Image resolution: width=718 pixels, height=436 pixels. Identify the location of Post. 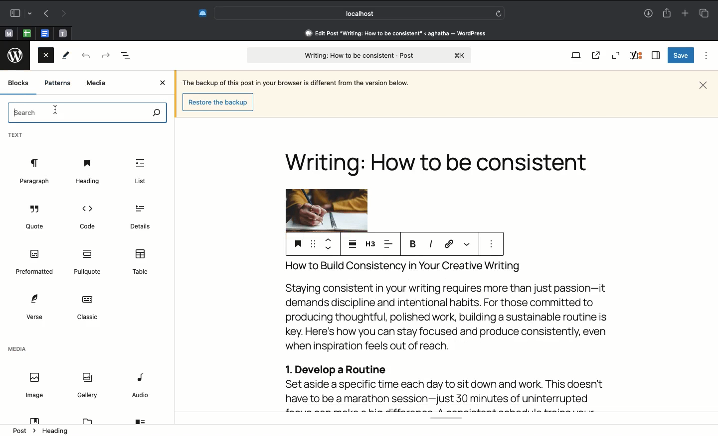
(25, 430).